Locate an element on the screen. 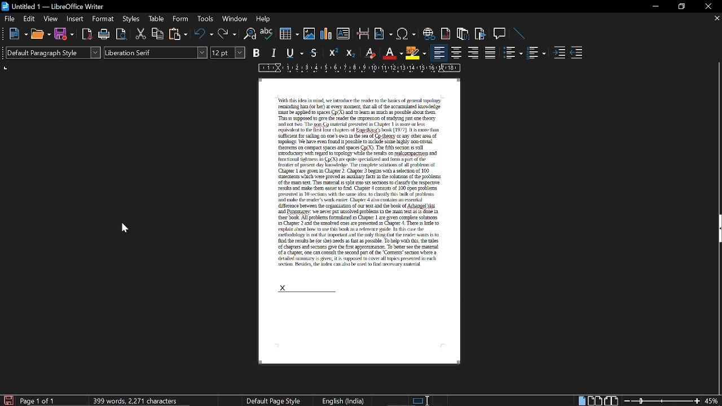  form is located at coordinates (182, 19).